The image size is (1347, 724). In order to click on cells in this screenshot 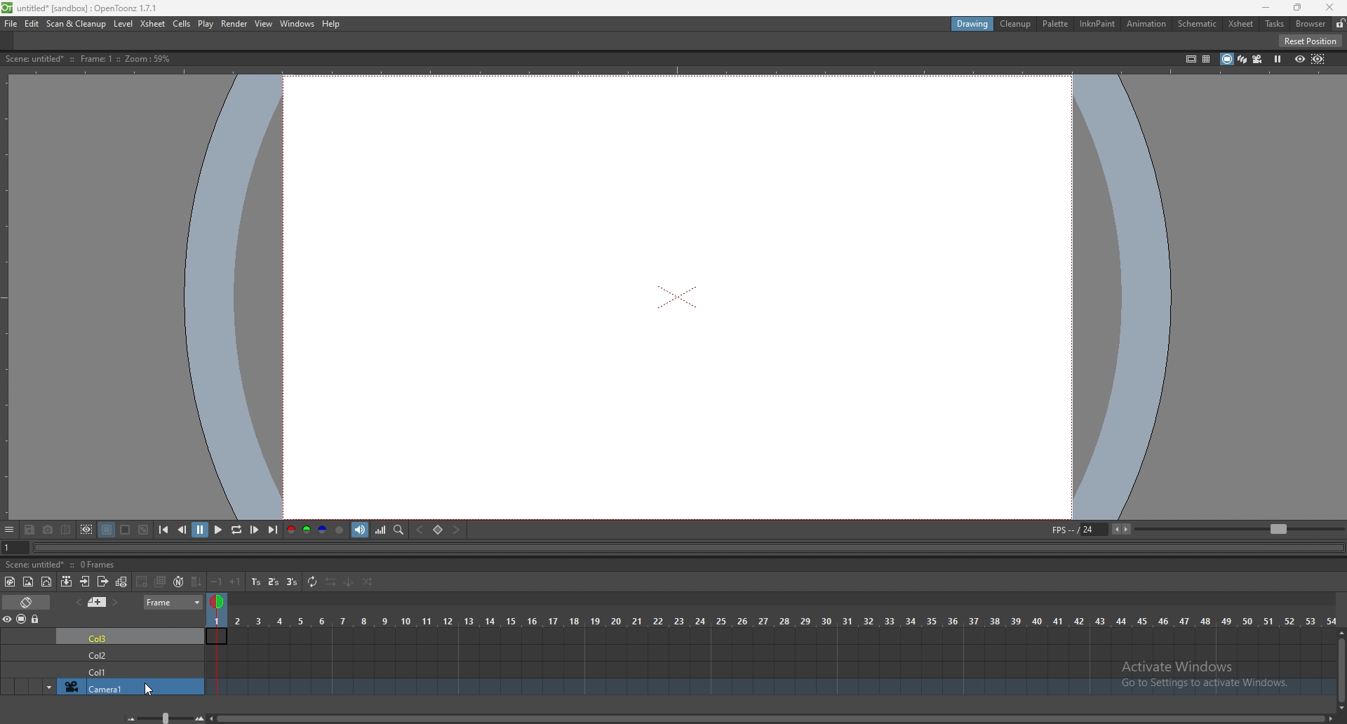, I will do `click(182, 25)`.